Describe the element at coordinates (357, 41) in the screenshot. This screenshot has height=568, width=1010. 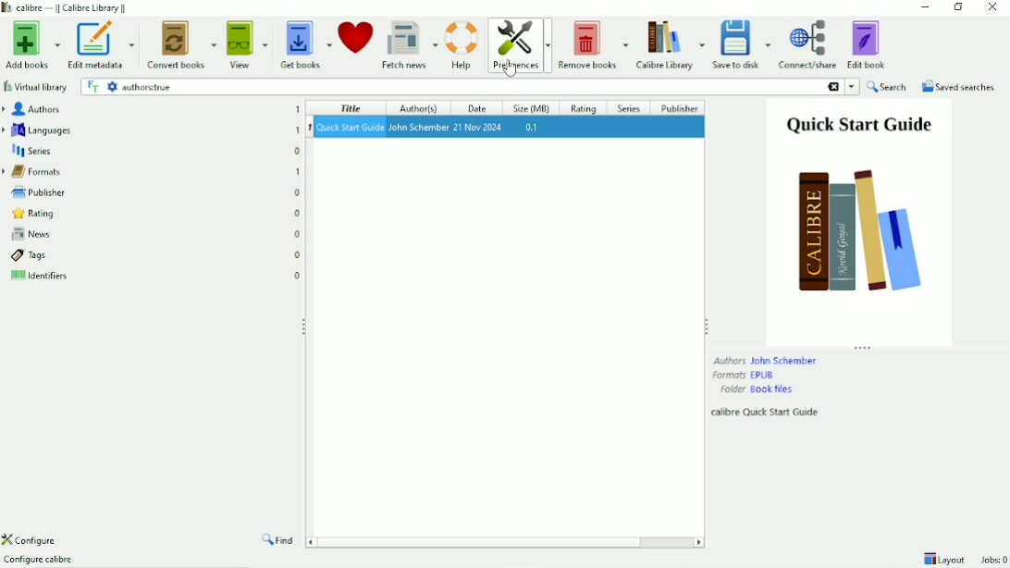
I see `Donate` at that location.